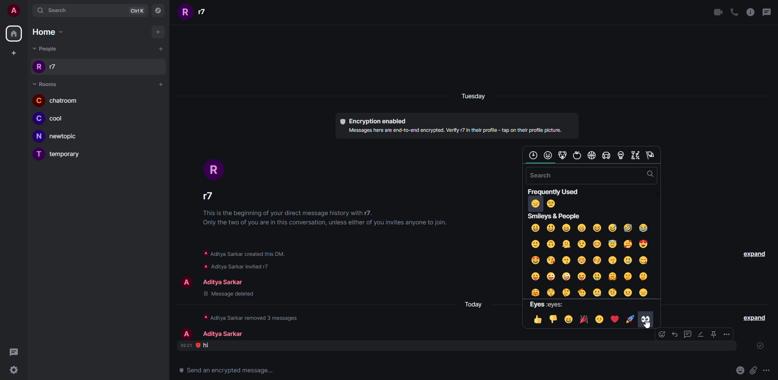 This screenshot has height=380, width=778. I want to click on day, so click(472, 96).